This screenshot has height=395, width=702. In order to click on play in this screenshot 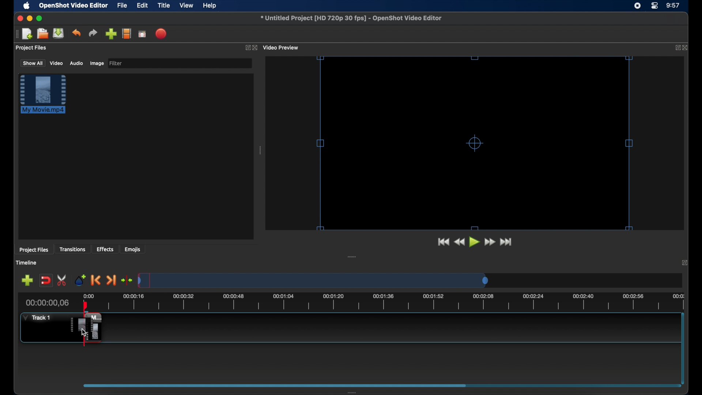, I will do `click(475, 242)`.